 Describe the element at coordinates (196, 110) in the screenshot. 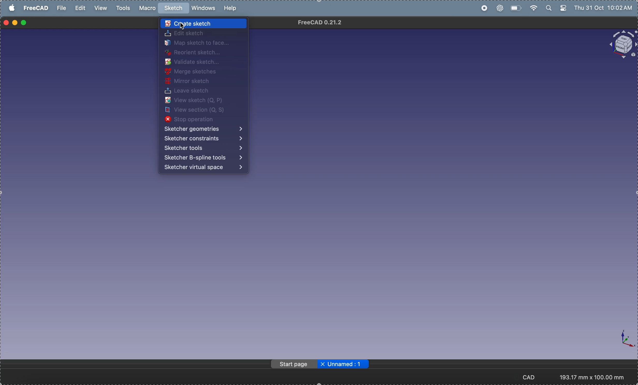

I see `view section` at that location.